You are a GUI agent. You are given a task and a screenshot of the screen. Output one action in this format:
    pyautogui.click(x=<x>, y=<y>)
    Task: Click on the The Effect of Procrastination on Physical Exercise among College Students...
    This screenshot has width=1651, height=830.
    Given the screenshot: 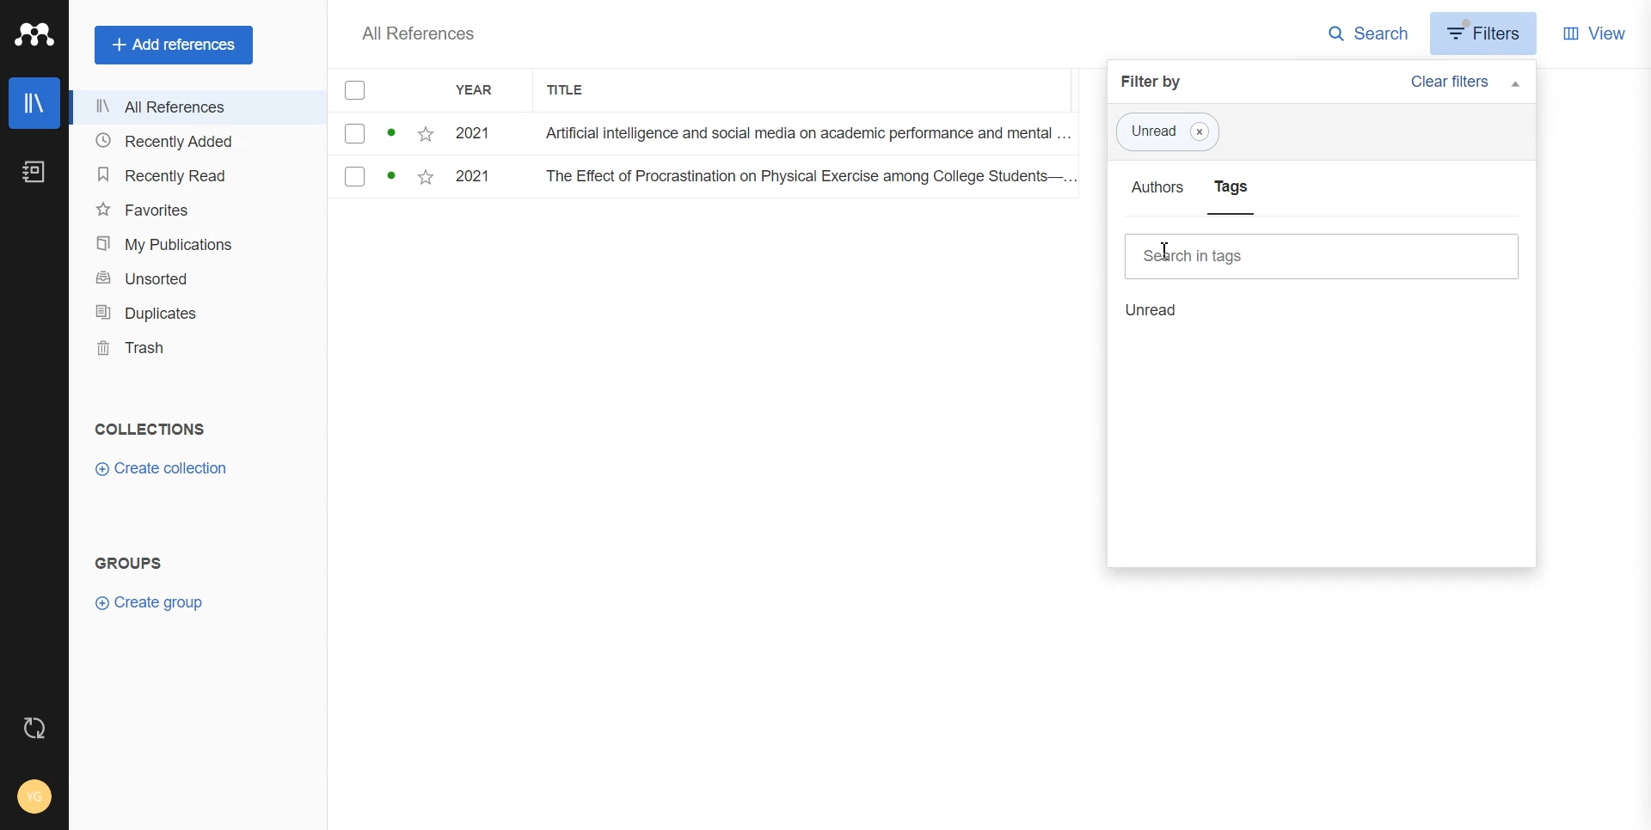 What is the action you would take?
    pyautogui.click(x=802, y=135)
    